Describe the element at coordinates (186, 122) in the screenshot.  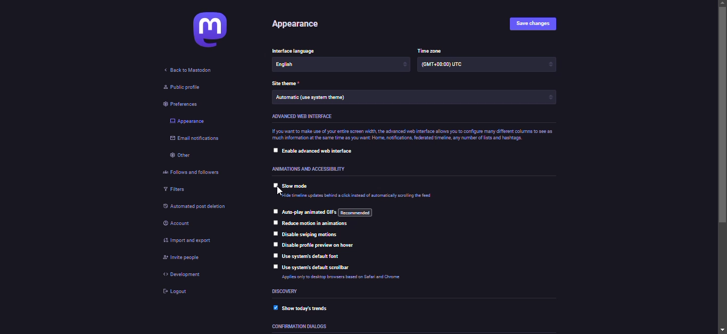
I see `appearance` at that location.